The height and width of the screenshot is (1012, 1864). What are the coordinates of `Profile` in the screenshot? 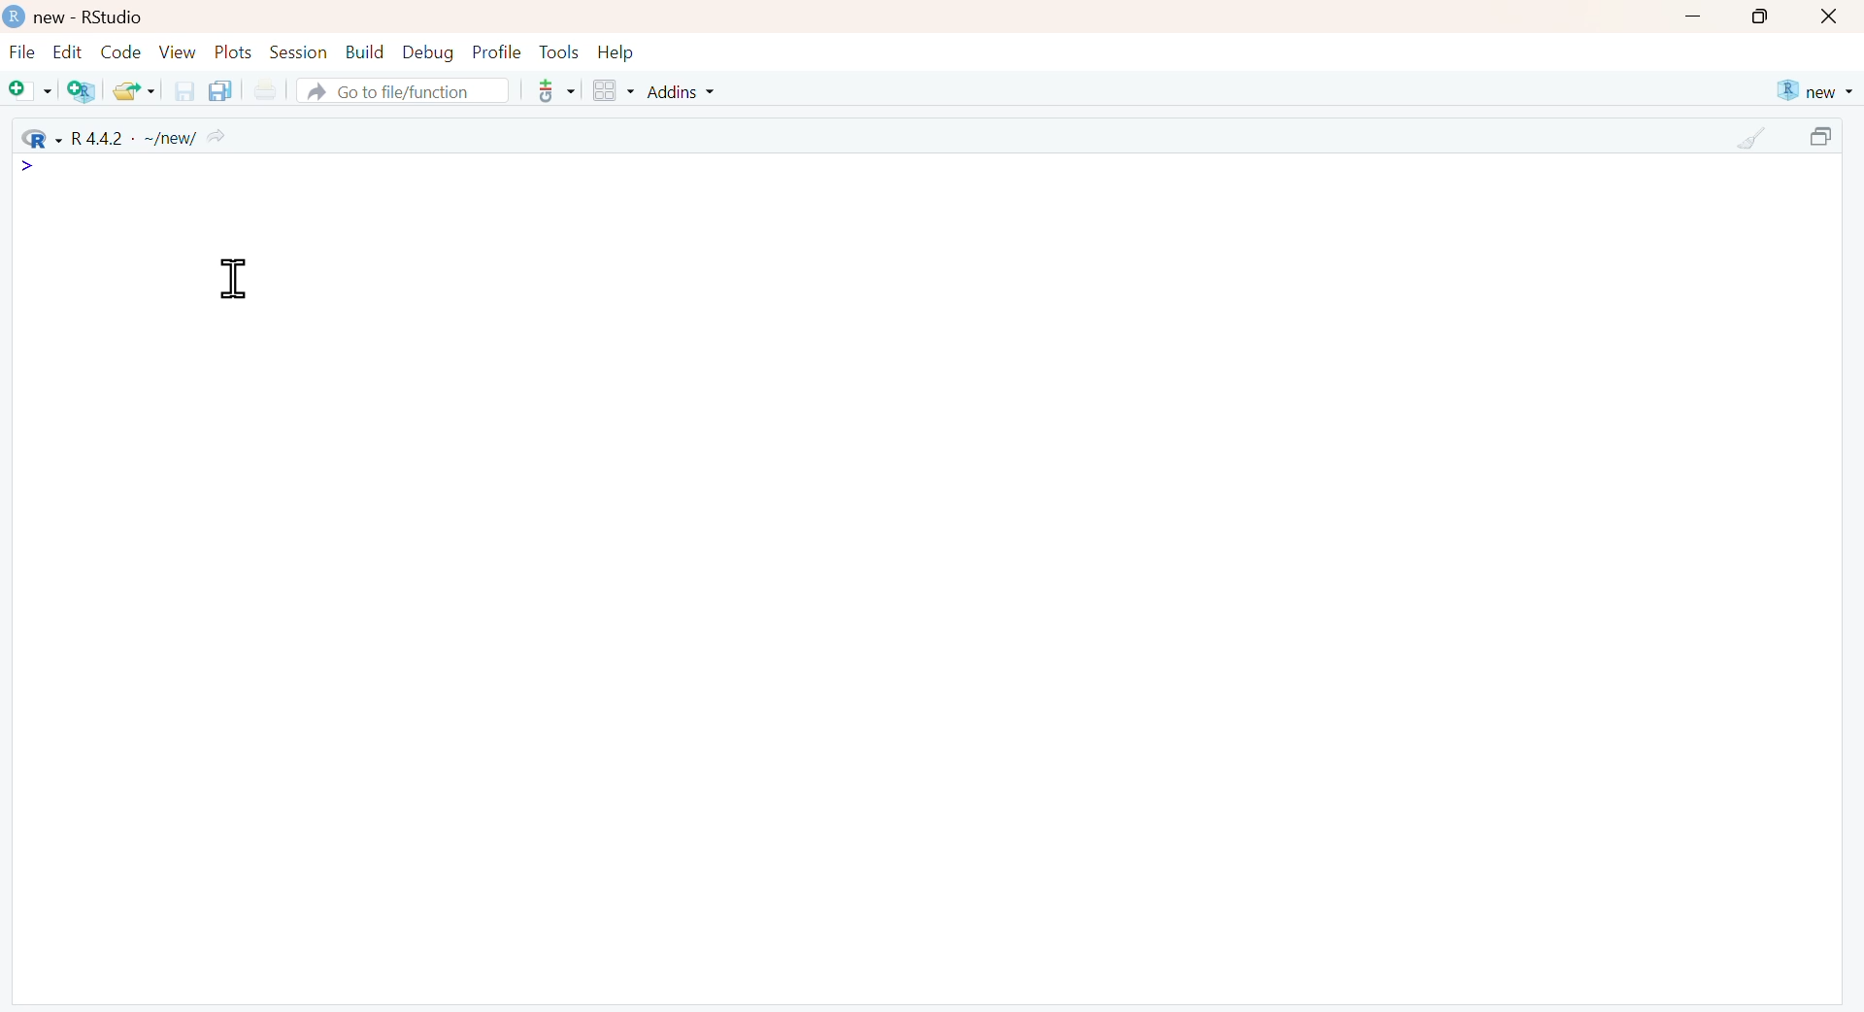 It's located at (499, 52).